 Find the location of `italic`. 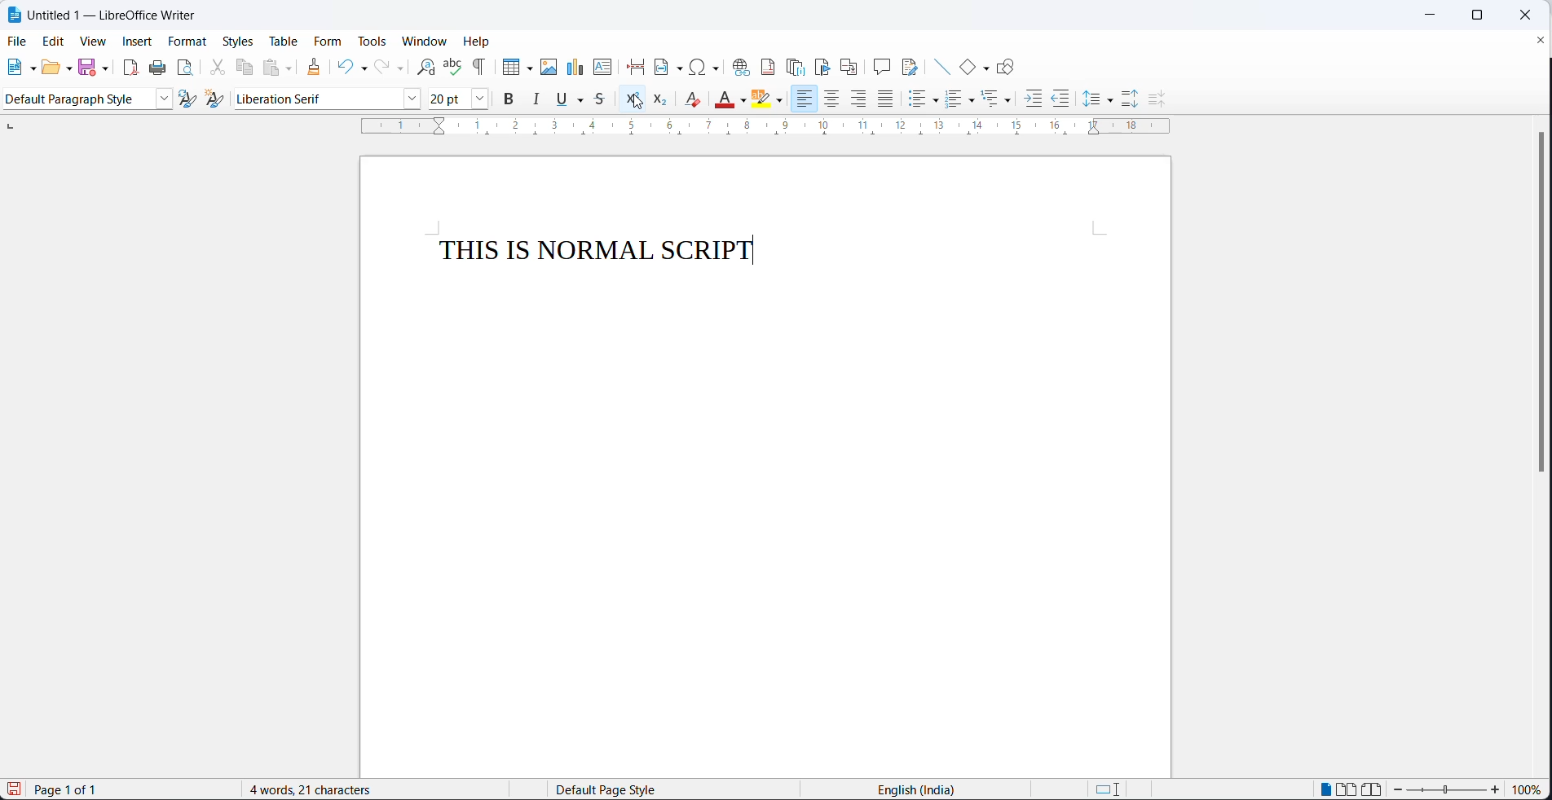

italic is located at coordinates (535, 99).